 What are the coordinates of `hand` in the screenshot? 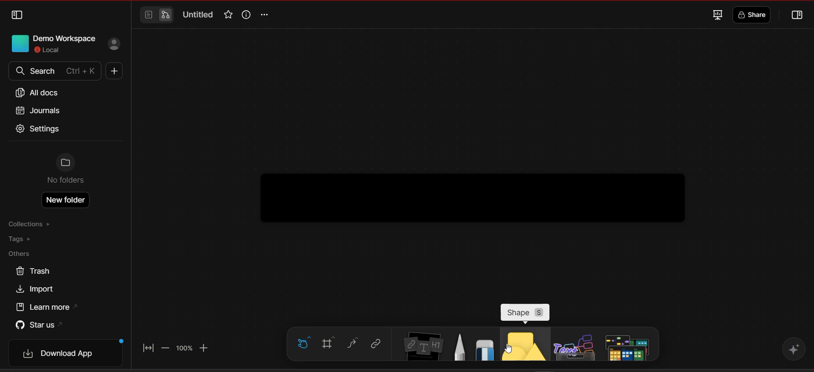 It's located at (302, 344).